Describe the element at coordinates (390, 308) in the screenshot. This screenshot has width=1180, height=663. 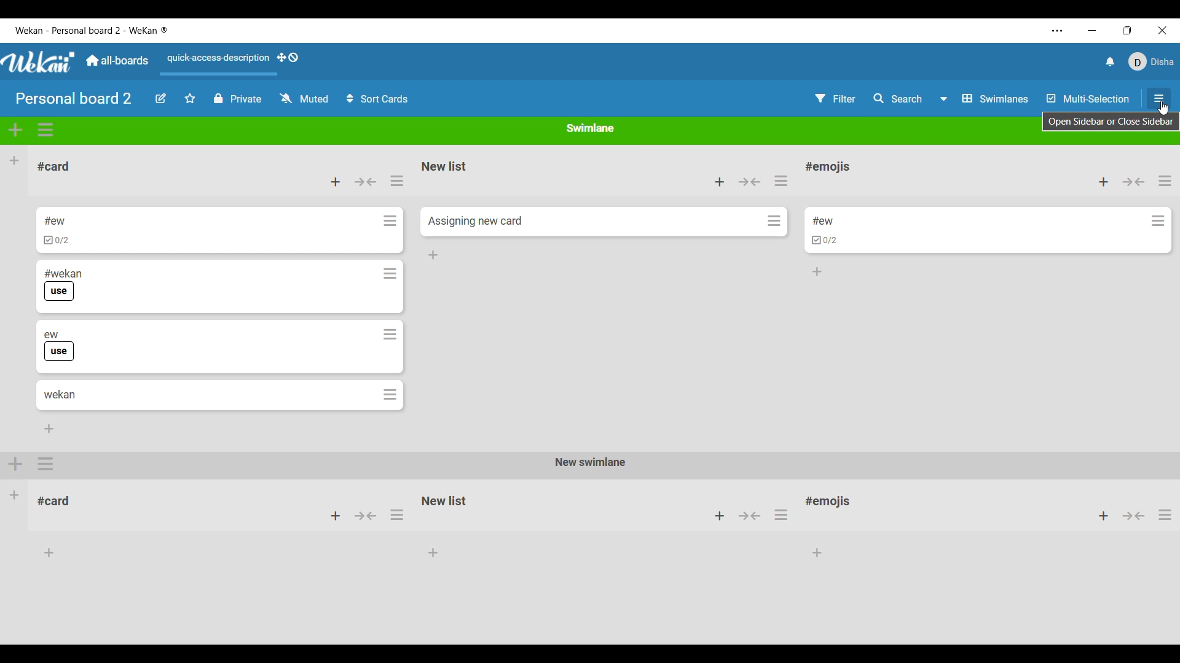
I see `Card actions of each respective card` at that location.